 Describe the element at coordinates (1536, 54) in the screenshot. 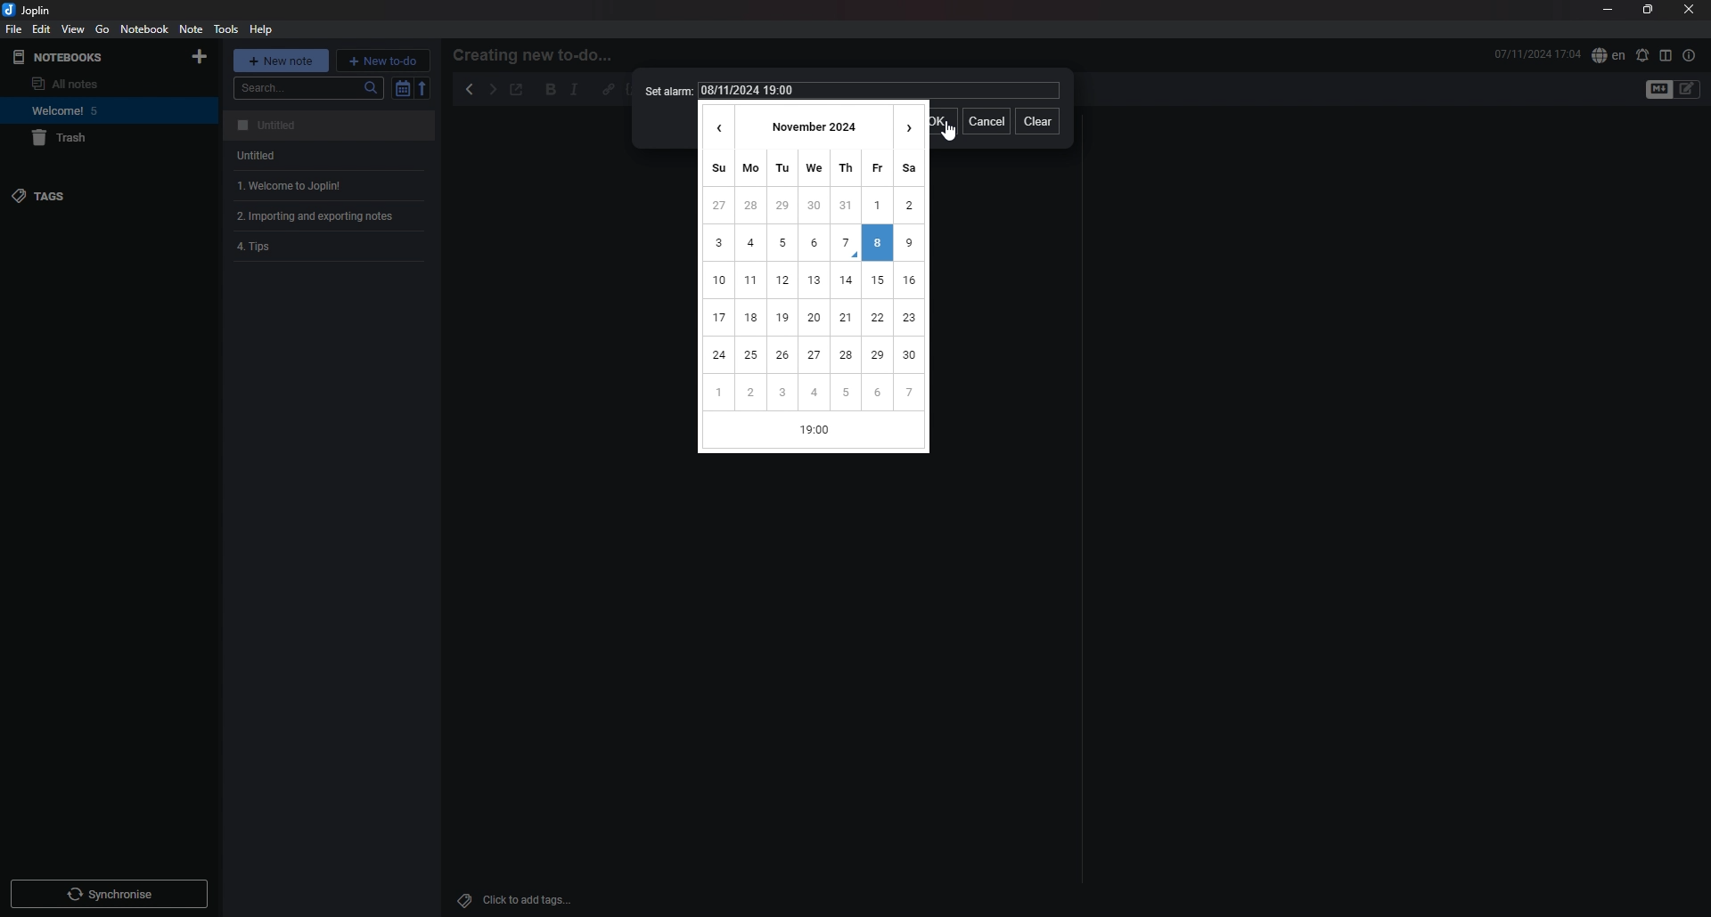

I see `date and time` at that location.